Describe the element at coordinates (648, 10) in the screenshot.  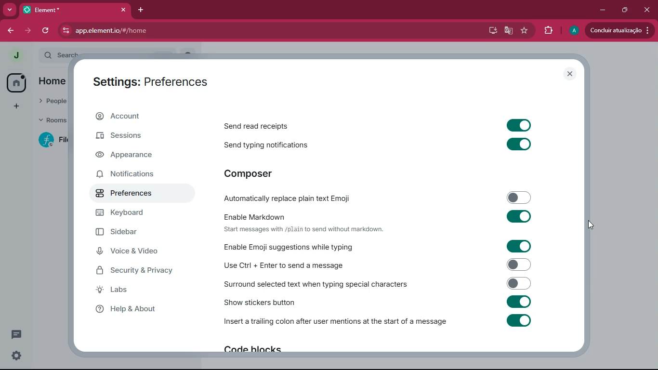
I see `close` at that location.